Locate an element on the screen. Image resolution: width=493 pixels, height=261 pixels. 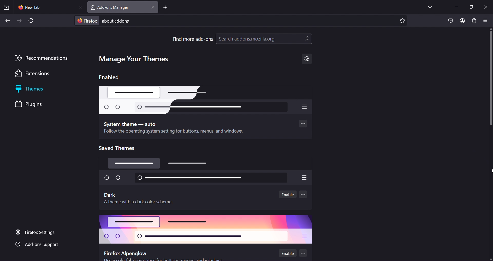
System theme — auto
Follow the operating system setting for buttons, menus, and windows. is located at coordinates (175, 128).